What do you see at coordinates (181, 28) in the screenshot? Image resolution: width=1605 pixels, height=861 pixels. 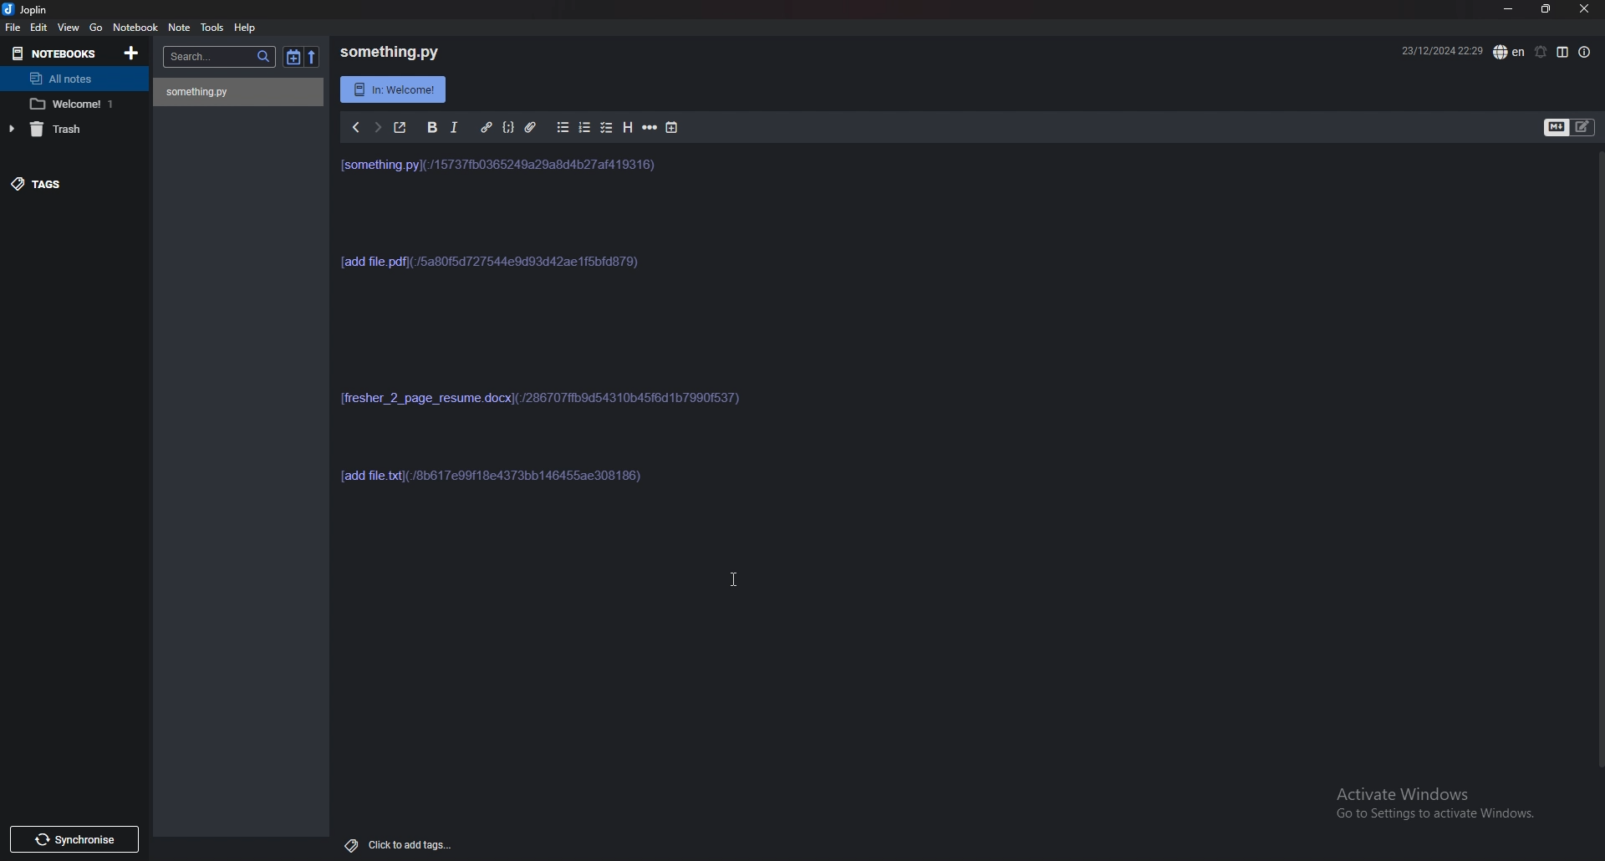 I see `note` at bounding box center [181, 28].